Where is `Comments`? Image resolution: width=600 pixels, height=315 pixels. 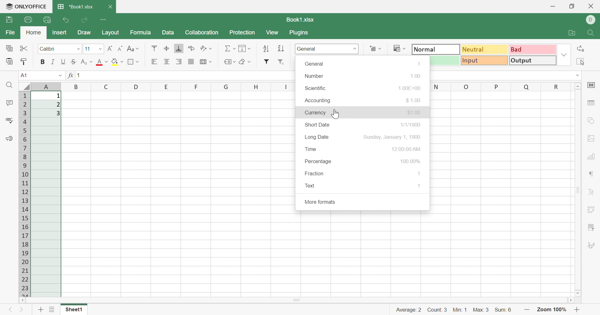
Comments is located at coordinates (11, 103).